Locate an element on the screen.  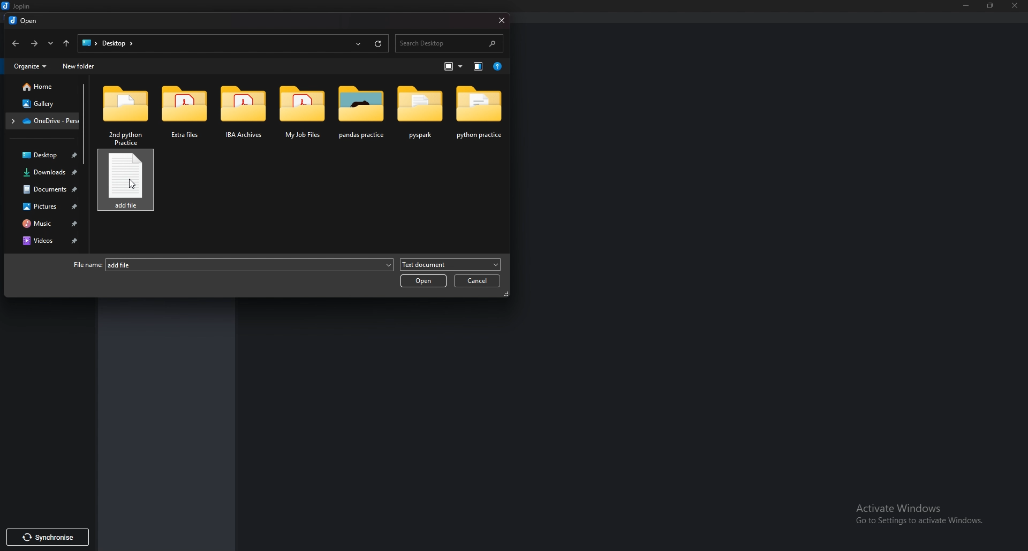
Resize is located at coordinates (992, 5).